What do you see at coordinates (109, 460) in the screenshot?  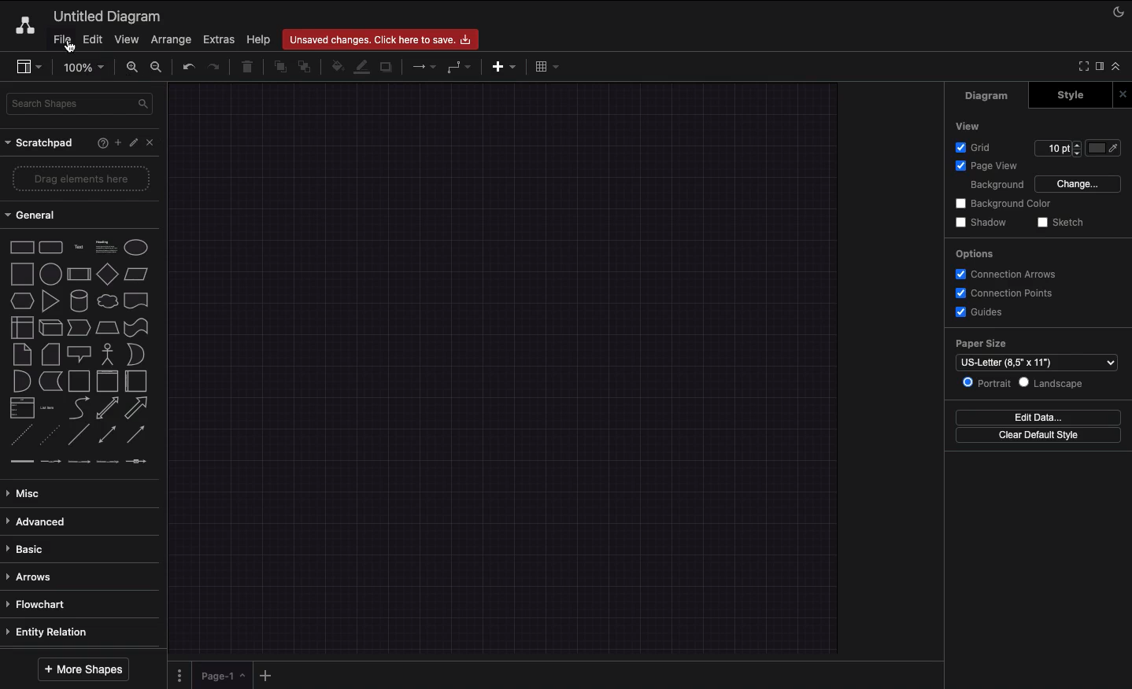 I see `connector 4` at bounding box center [109, 460].